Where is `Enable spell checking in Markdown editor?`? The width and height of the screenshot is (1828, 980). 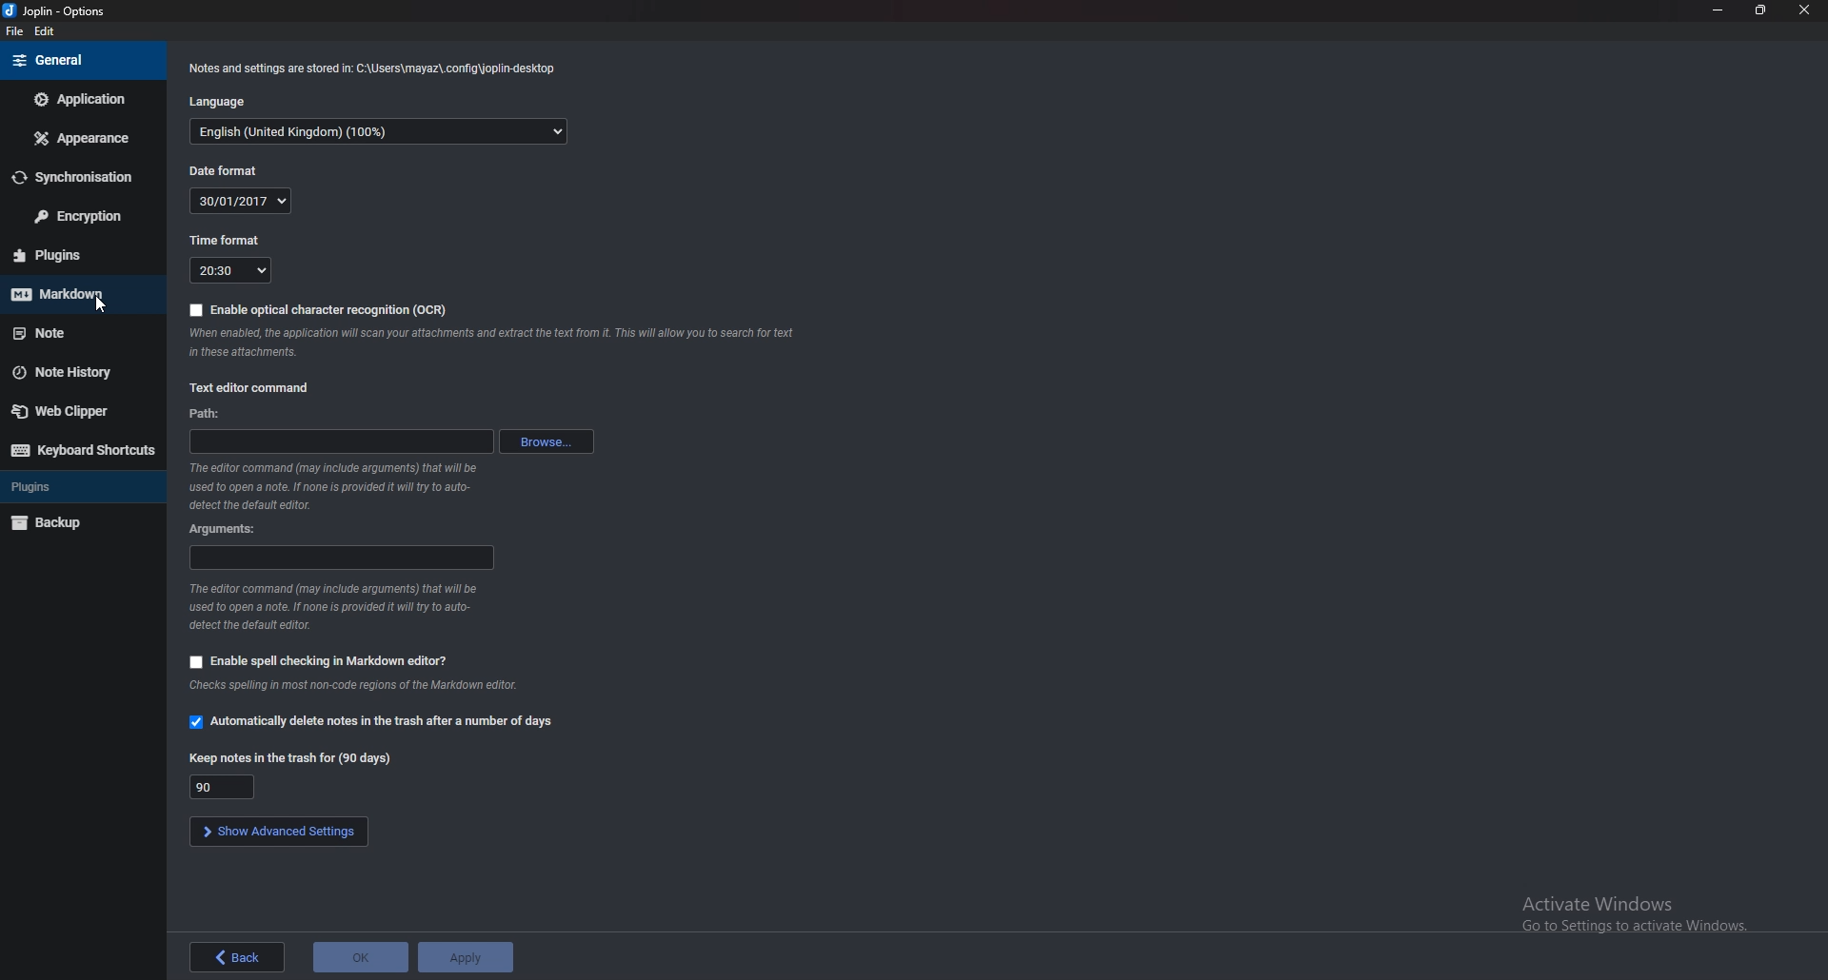 Enable spell checking in Markdown editor? is located at coordinates (322, 659).